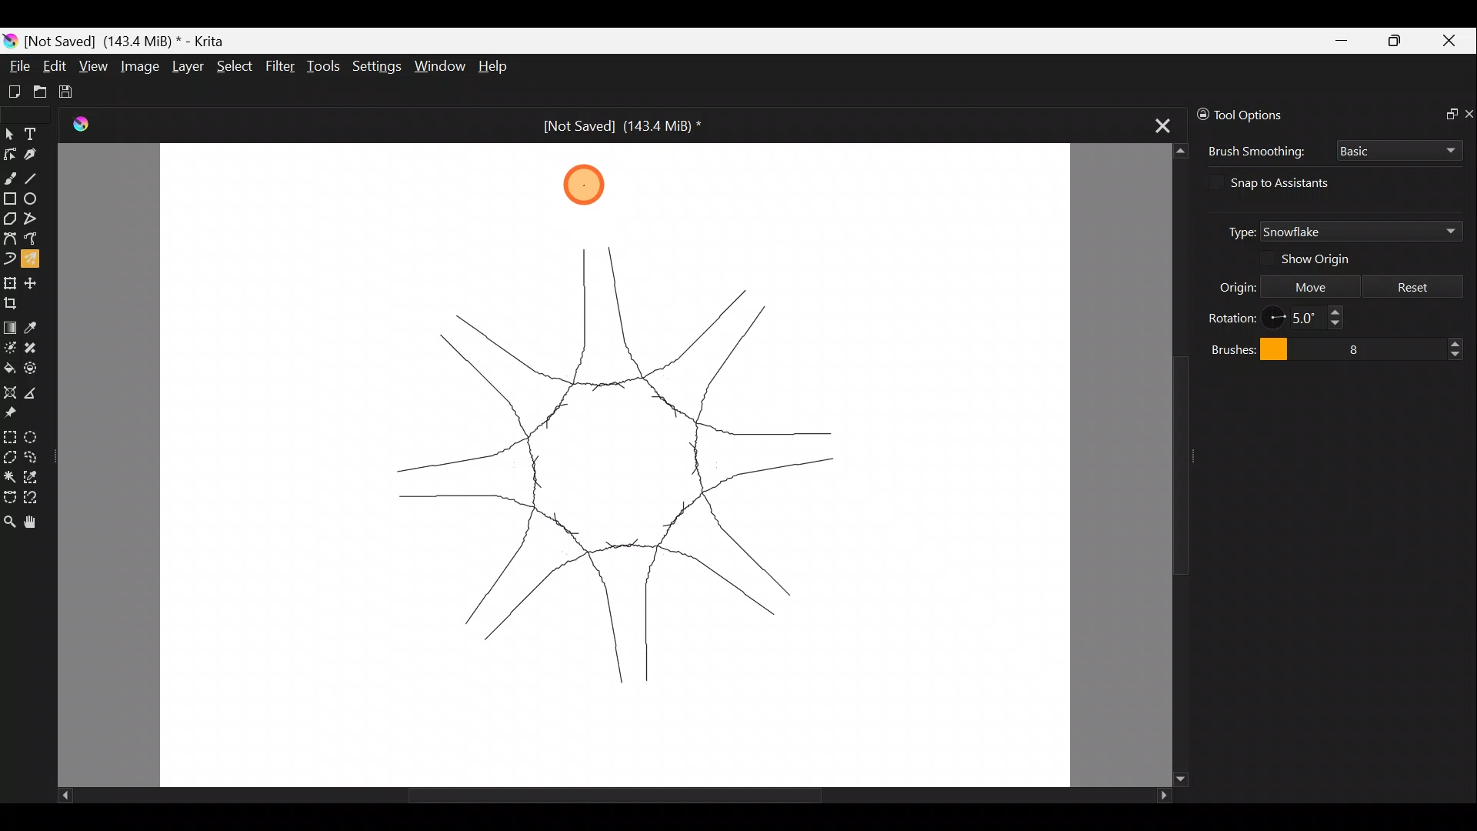  What do you see at coordinates (1163, 121) in the screenshot?
I see `Close tab` at bounding box center [1163, 121].